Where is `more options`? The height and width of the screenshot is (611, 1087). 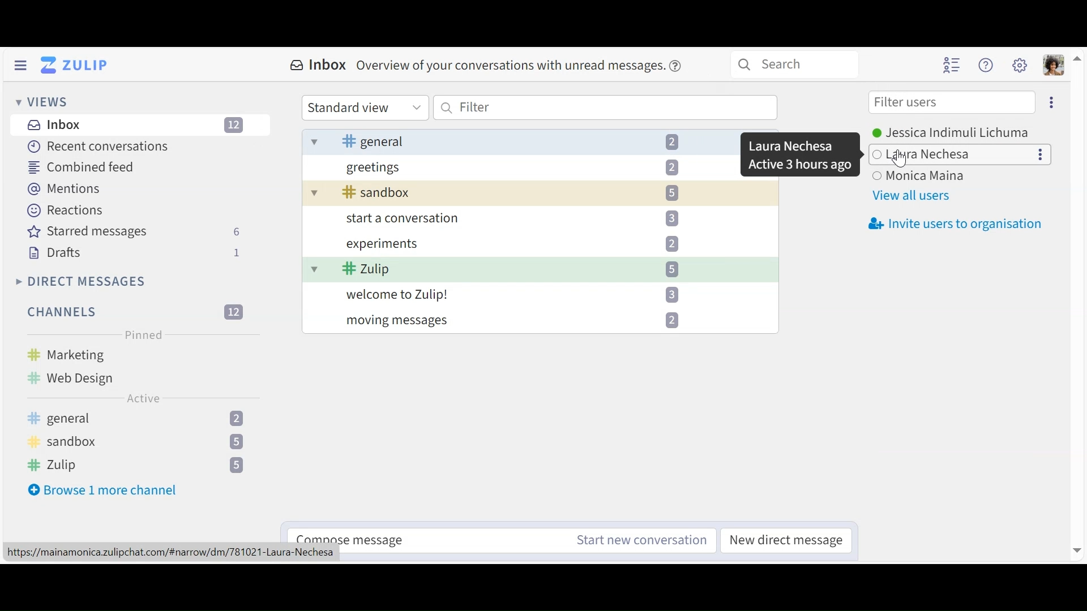
more options is located at coordinates (1043, 154).